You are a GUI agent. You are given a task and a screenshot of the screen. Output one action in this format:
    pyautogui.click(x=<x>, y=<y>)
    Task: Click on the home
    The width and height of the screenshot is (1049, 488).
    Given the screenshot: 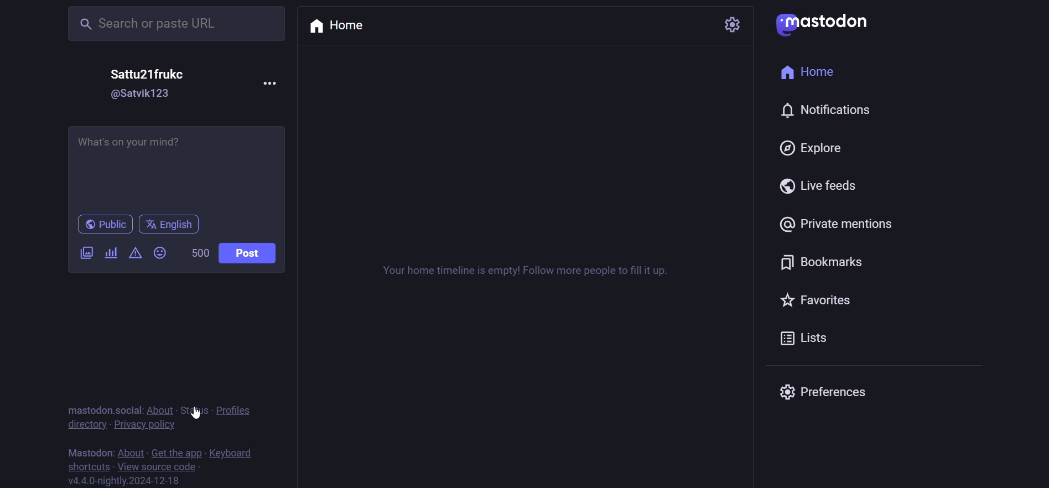 What is the action you would take?
    pyautogui.click(x=807, y=72)
    